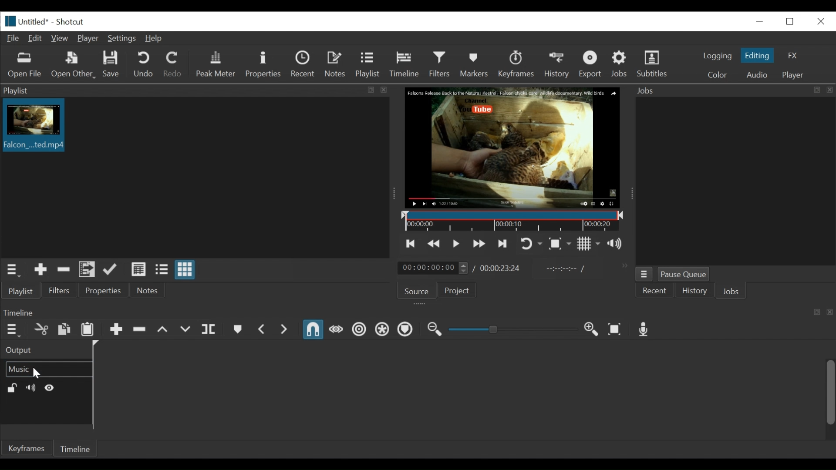 Image resolution: width=836 pixels, height=470 pixels. What do you see at coordinates (154, 38) in the screenshot?
I see `Help` at bounding box center [154, 38].